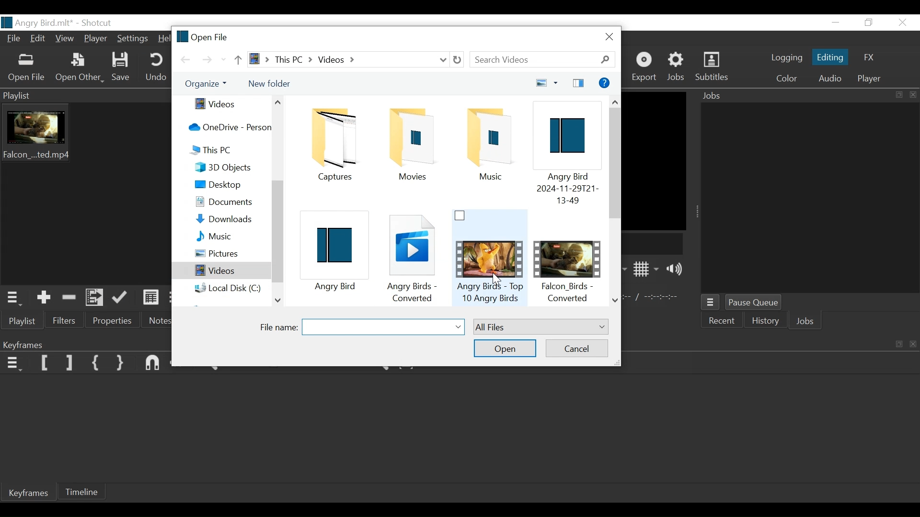 The width and height of the screenshot is (920, 517). Describe the element at coordinates (565, 154) in the screenshot. I see `Project File` at that location.